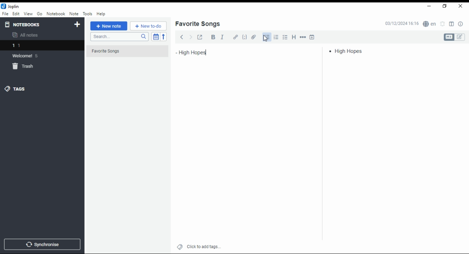 The height and width of the screenshot is (254, 469). I want to click on notebooks, so click(36, 24).